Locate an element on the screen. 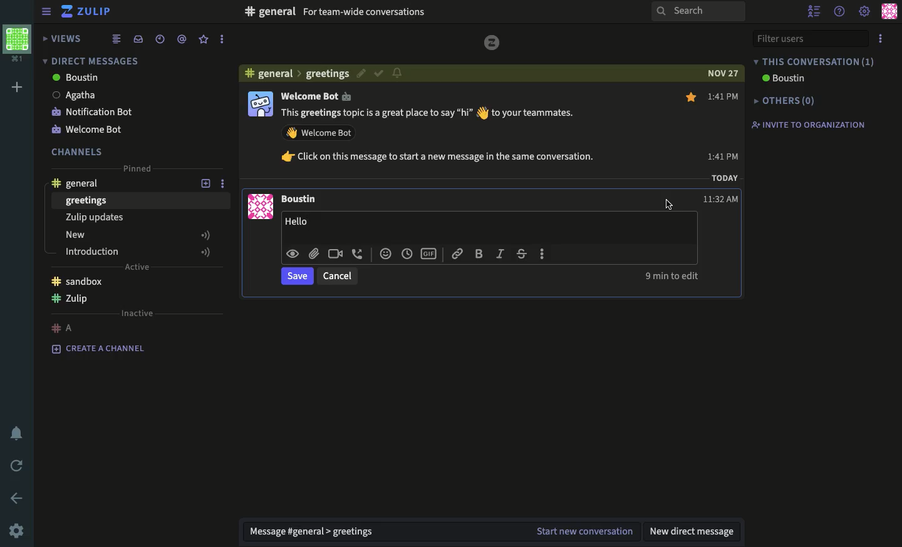 This screenshot has height=547, width=902. hide user list is located at coordinates (814, 11).